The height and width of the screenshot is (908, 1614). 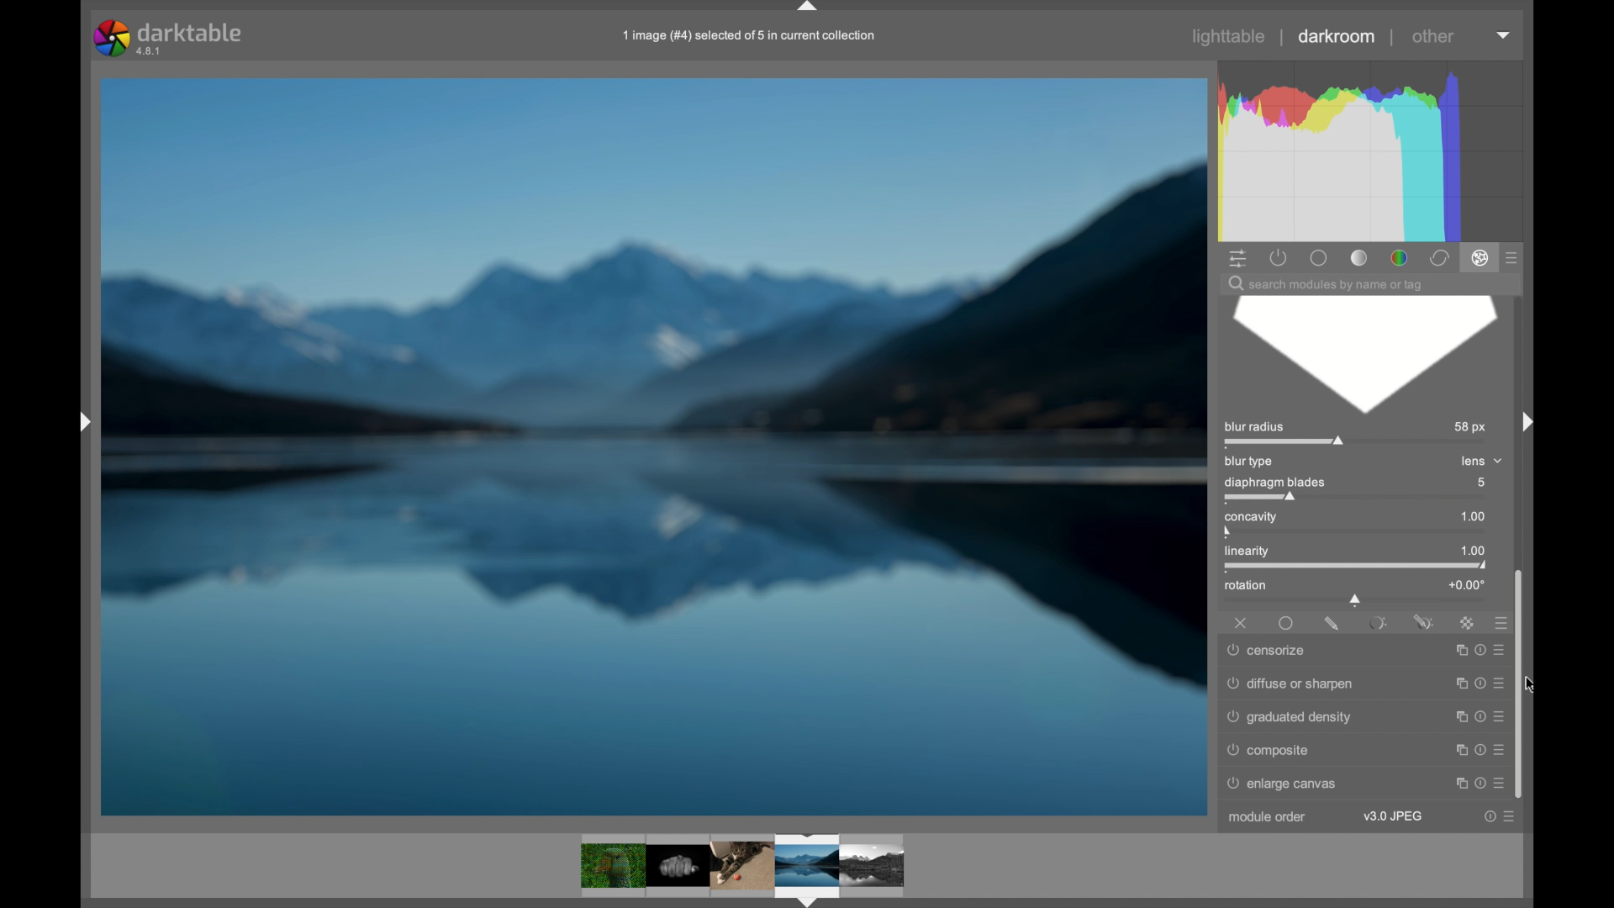 I want to click on Help, so click(x=1479, y=647).